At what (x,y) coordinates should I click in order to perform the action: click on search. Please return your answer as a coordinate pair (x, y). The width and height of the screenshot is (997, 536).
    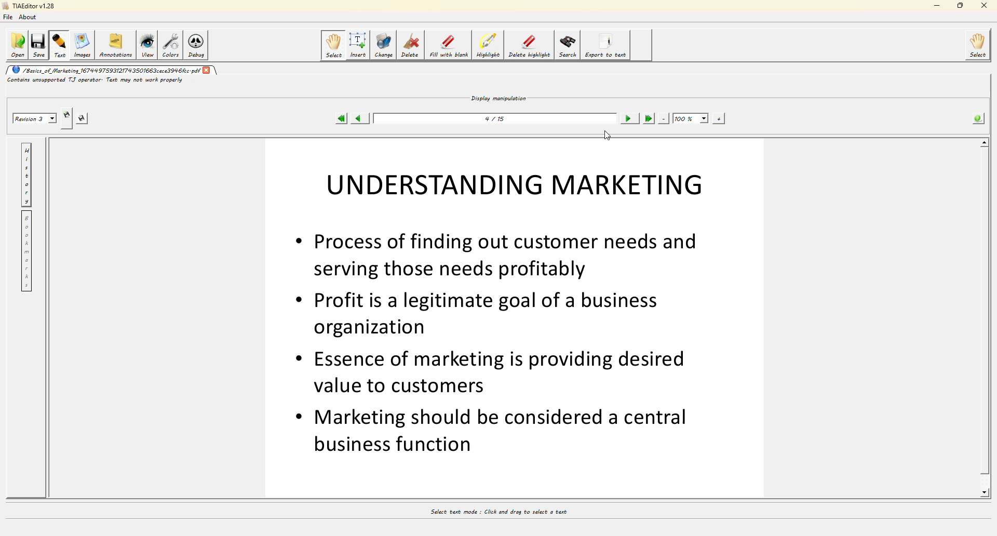
    Looking at the image, I should click on (568, 46).